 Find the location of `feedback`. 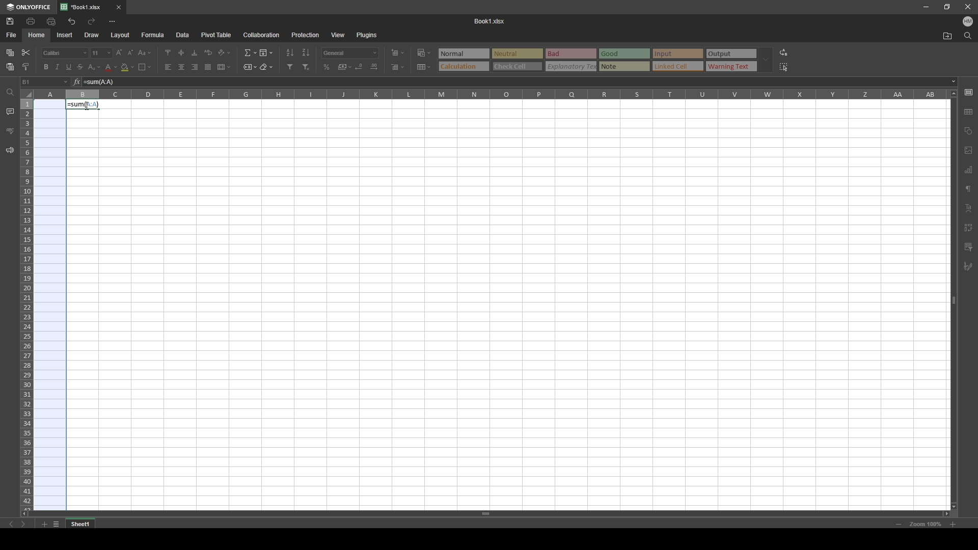

feedback is located at coordinates (10, 151).